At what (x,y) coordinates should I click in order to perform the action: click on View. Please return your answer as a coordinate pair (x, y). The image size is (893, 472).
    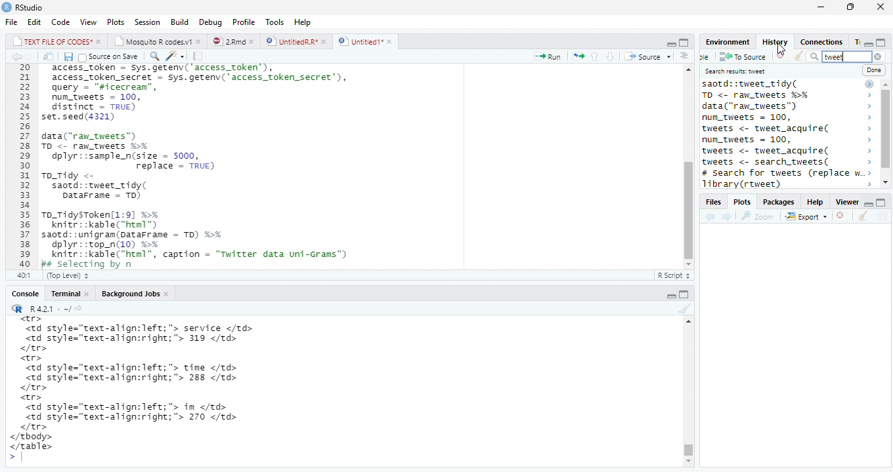
    Looking at the image, I should click on (88, 21).